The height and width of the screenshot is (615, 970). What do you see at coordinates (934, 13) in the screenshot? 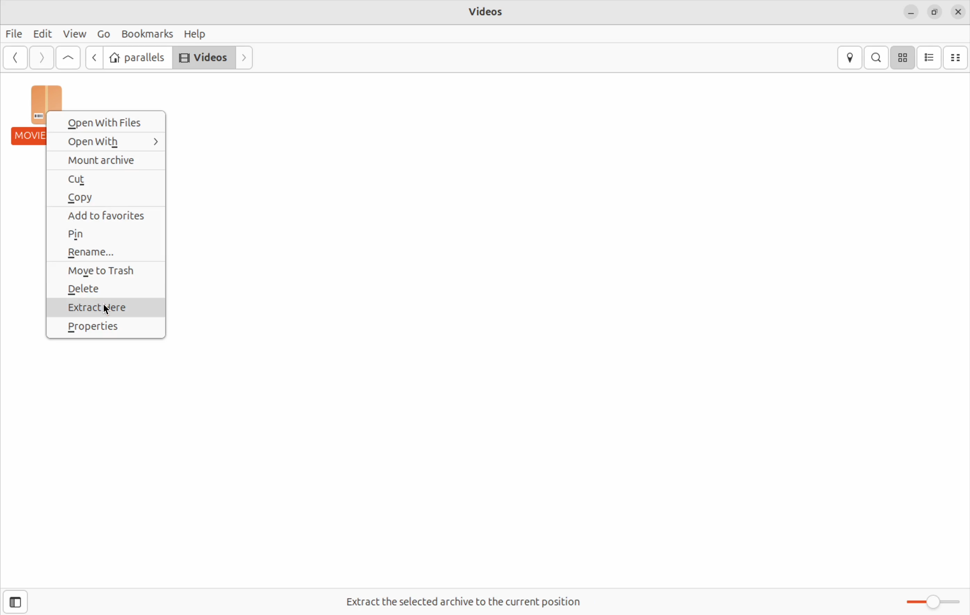
I see `resize` at bounding box center [934, 13].